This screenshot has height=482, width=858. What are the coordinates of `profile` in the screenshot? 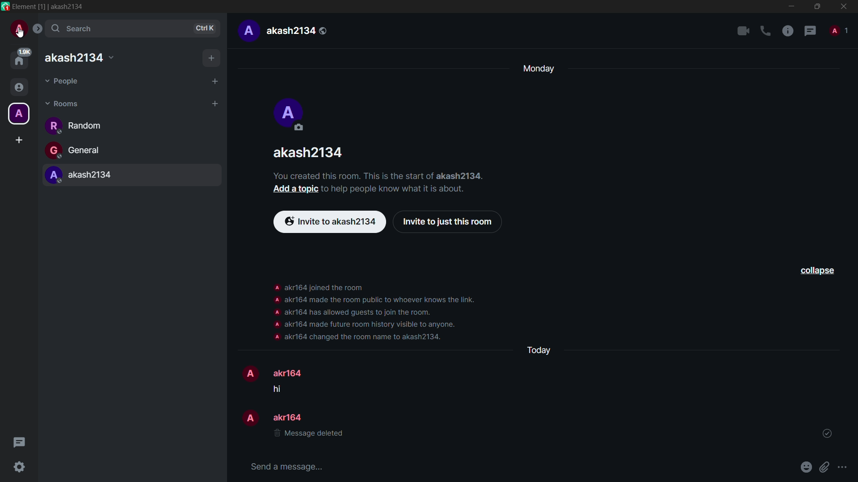 It's located at (276, 287).